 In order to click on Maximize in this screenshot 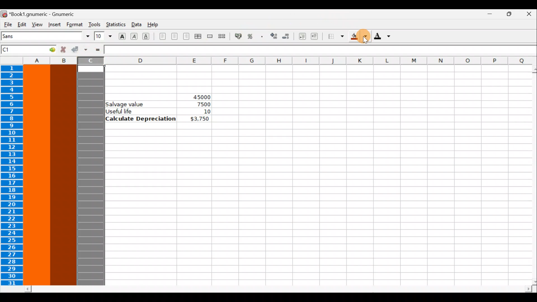, I will do `click(508, 16)`.